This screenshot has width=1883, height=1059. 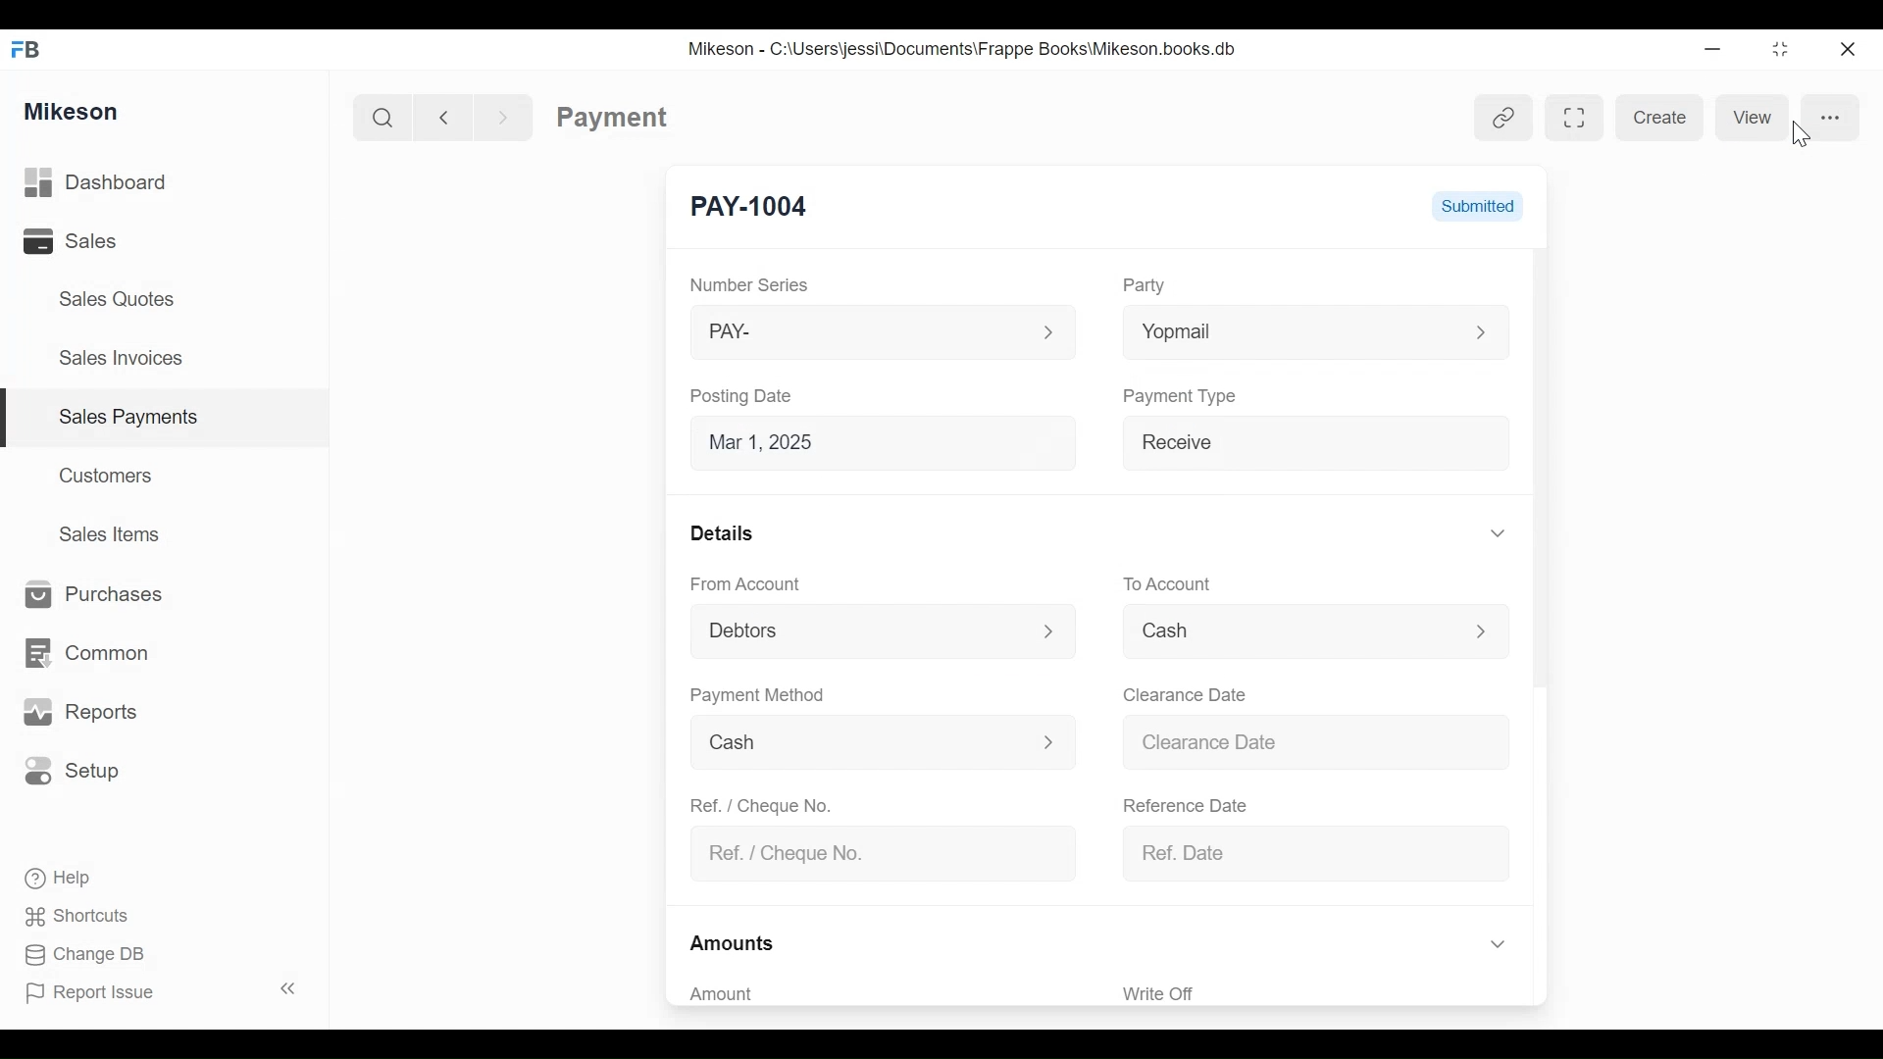 I want to click on Customers, so click(x=111, y=474).